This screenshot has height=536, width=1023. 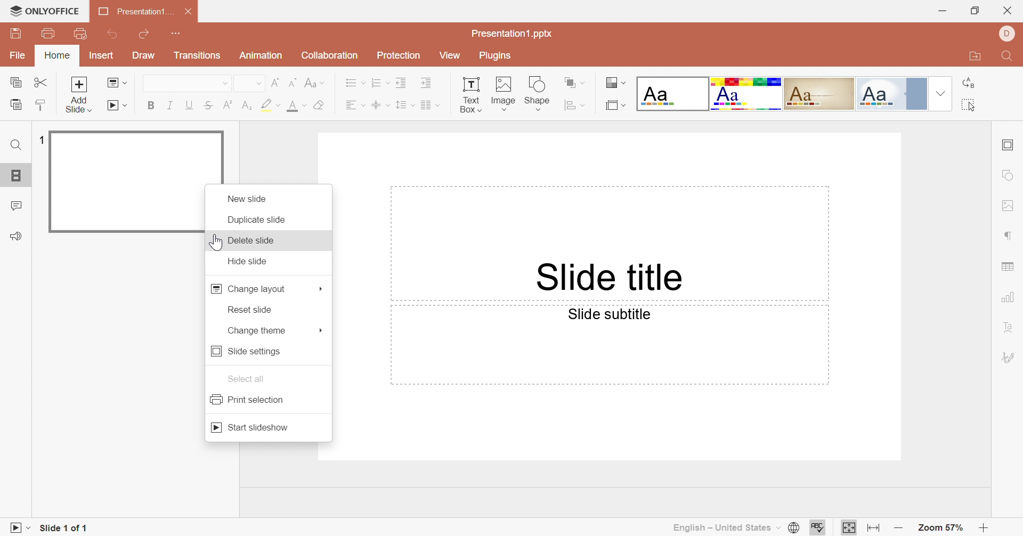 I want to click on Drop Down, so click(x=585, y=105).